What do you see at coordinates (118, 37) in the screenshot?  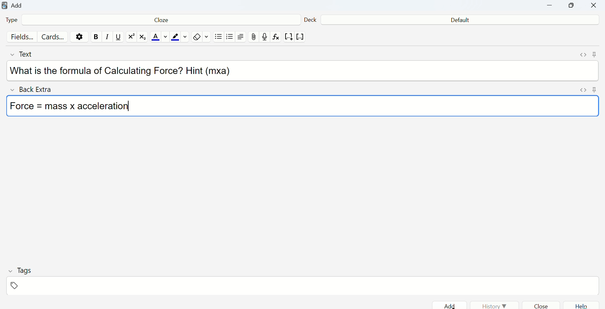 I see `Underline` at bounding box center [118, 37].